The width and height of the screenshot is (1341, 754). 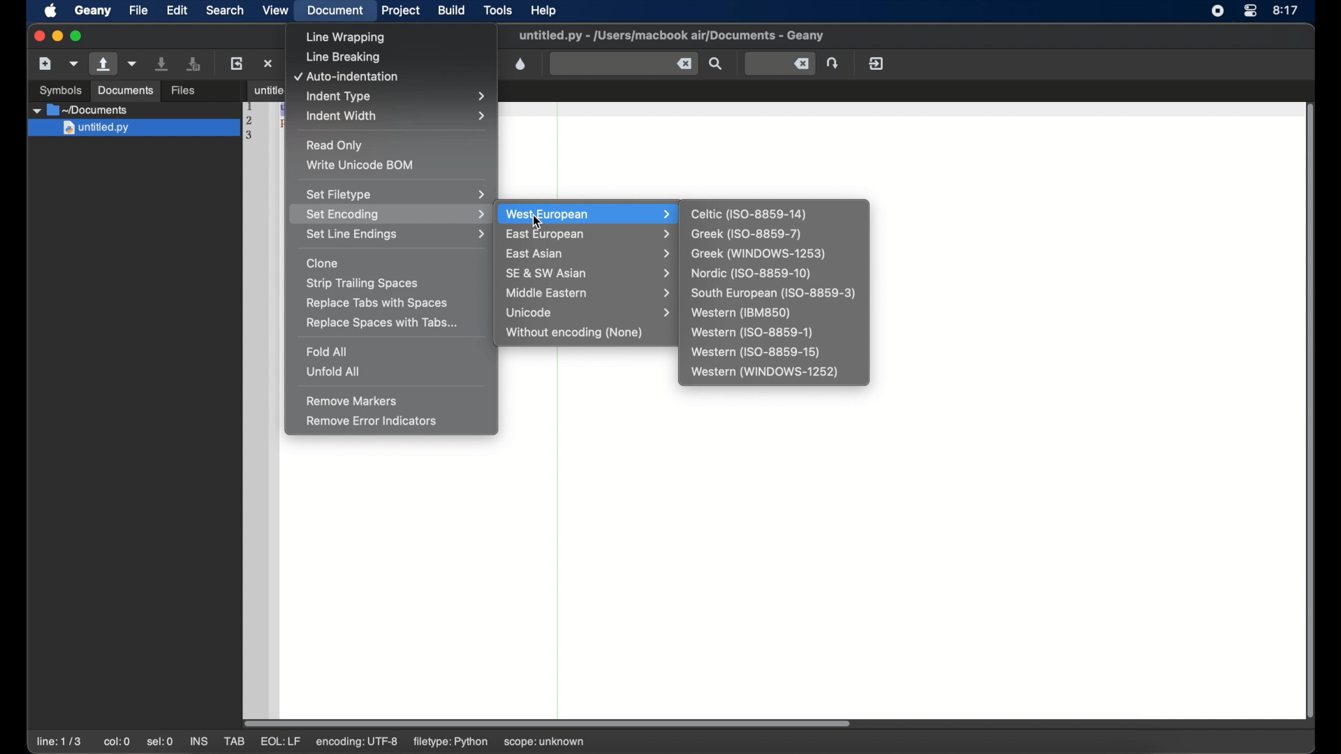 What do you see at coordinates (183, 91) in the screenshot?
I see `files` at bounding box center [183, 91].